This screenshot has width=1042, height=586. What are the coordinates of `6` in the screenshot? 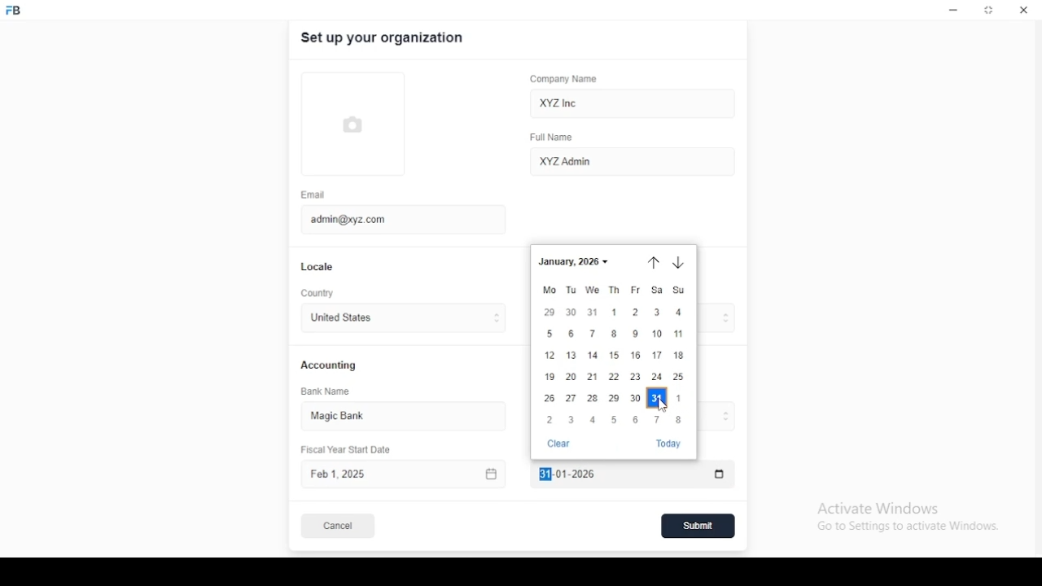 It's located at (635, 419).